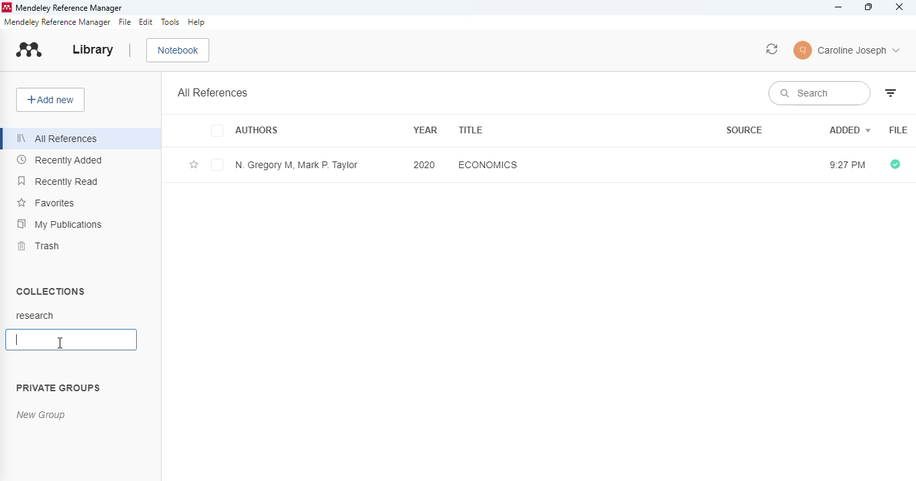  What do you see at coordinates (178, 51) in the screenshot?
I see `notebook` at bounding box center [178, 51].